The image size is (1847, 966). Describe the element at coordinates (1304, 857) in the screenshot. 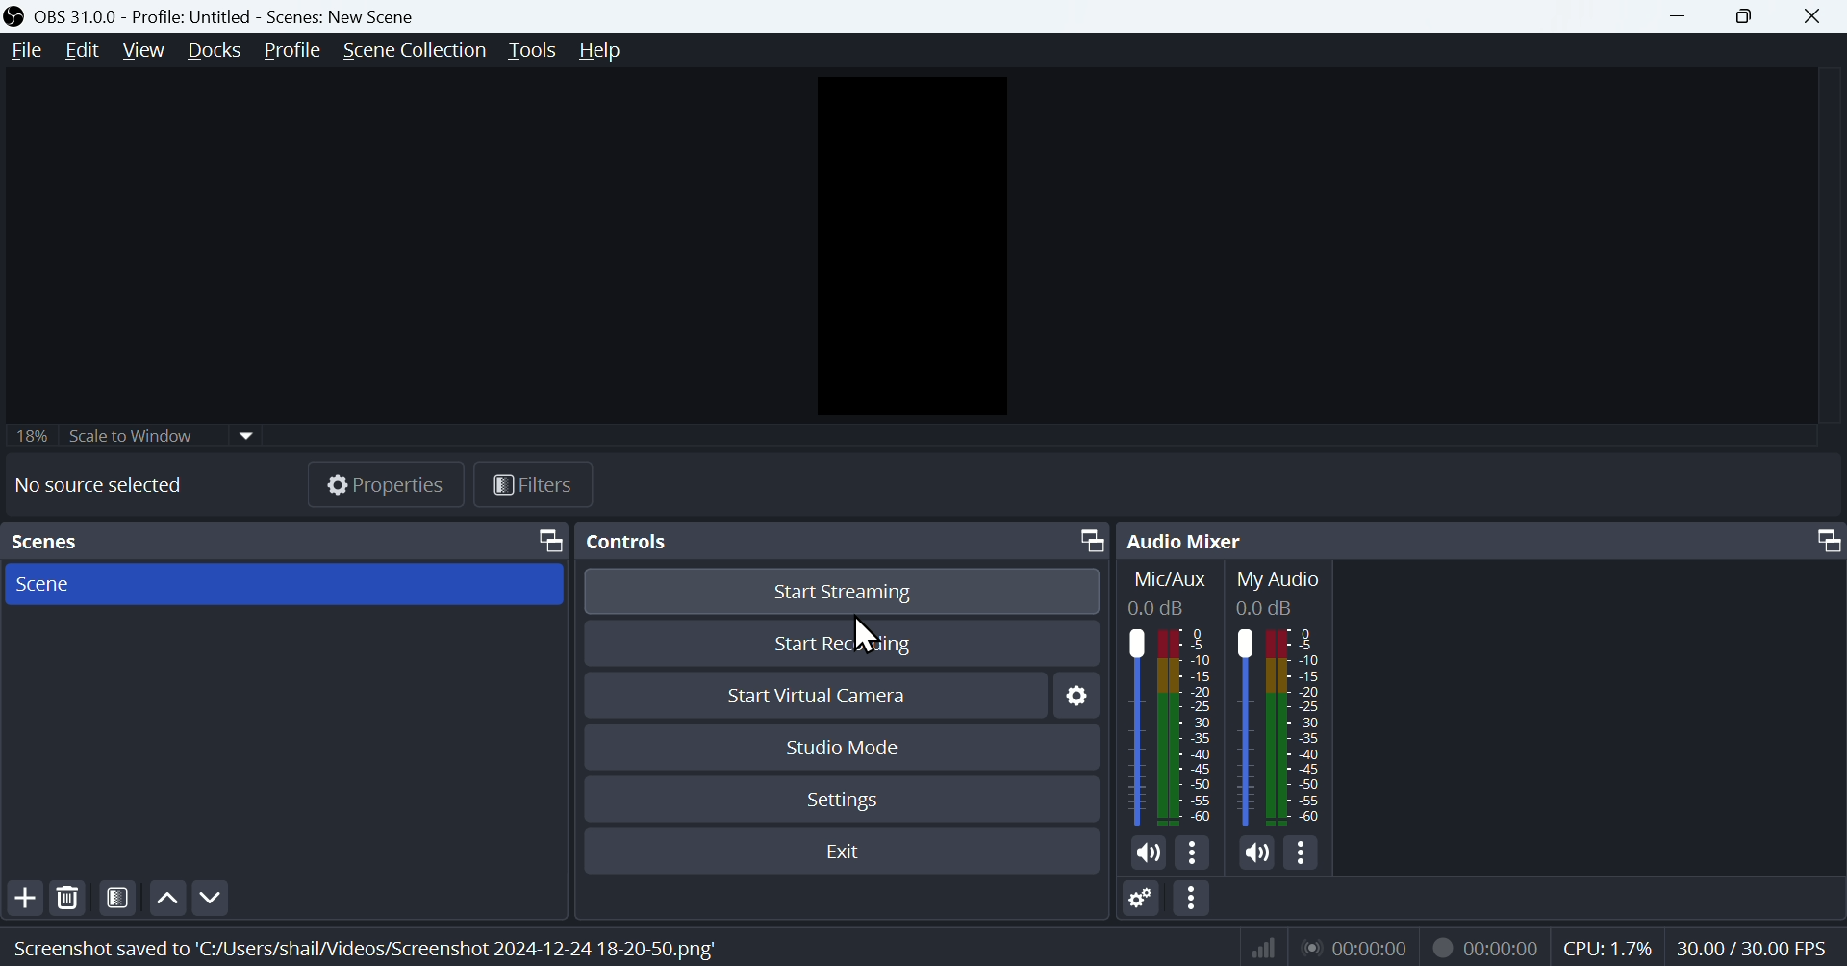

I see `More` at that location.